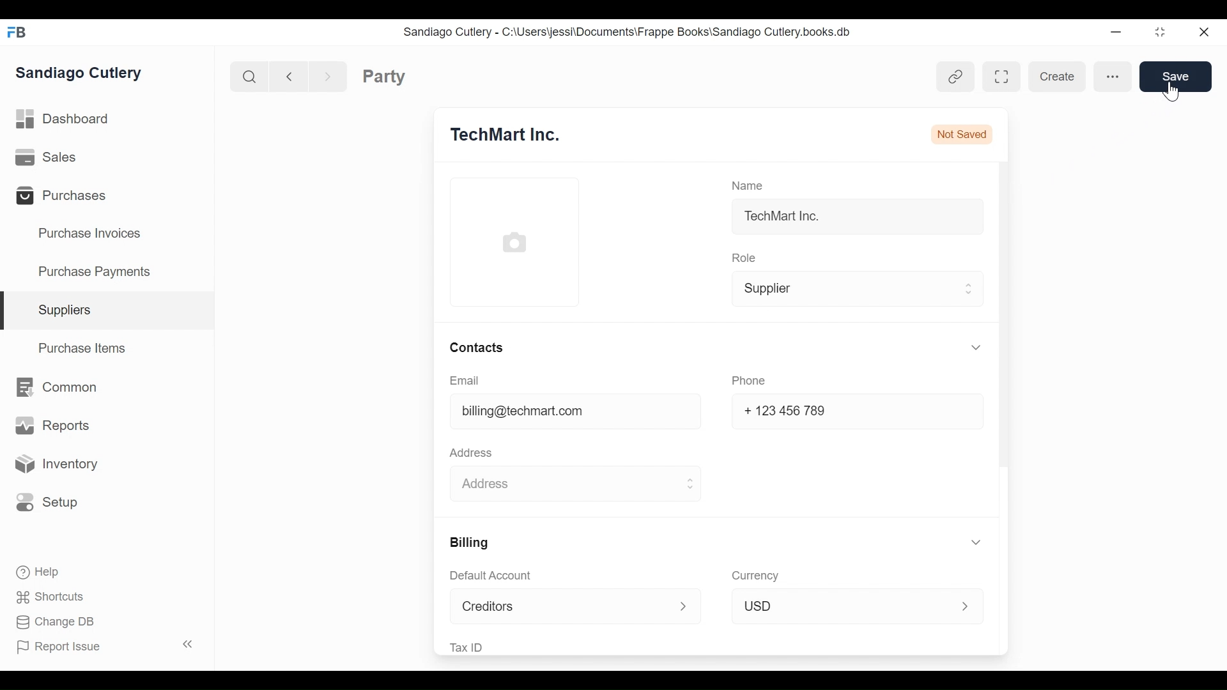 The width and height of the screenshot is (1227, 690). What do you see at coordinates (755, 574) in the screenshot?
I see `Currency` at bounding box center [755, 574].